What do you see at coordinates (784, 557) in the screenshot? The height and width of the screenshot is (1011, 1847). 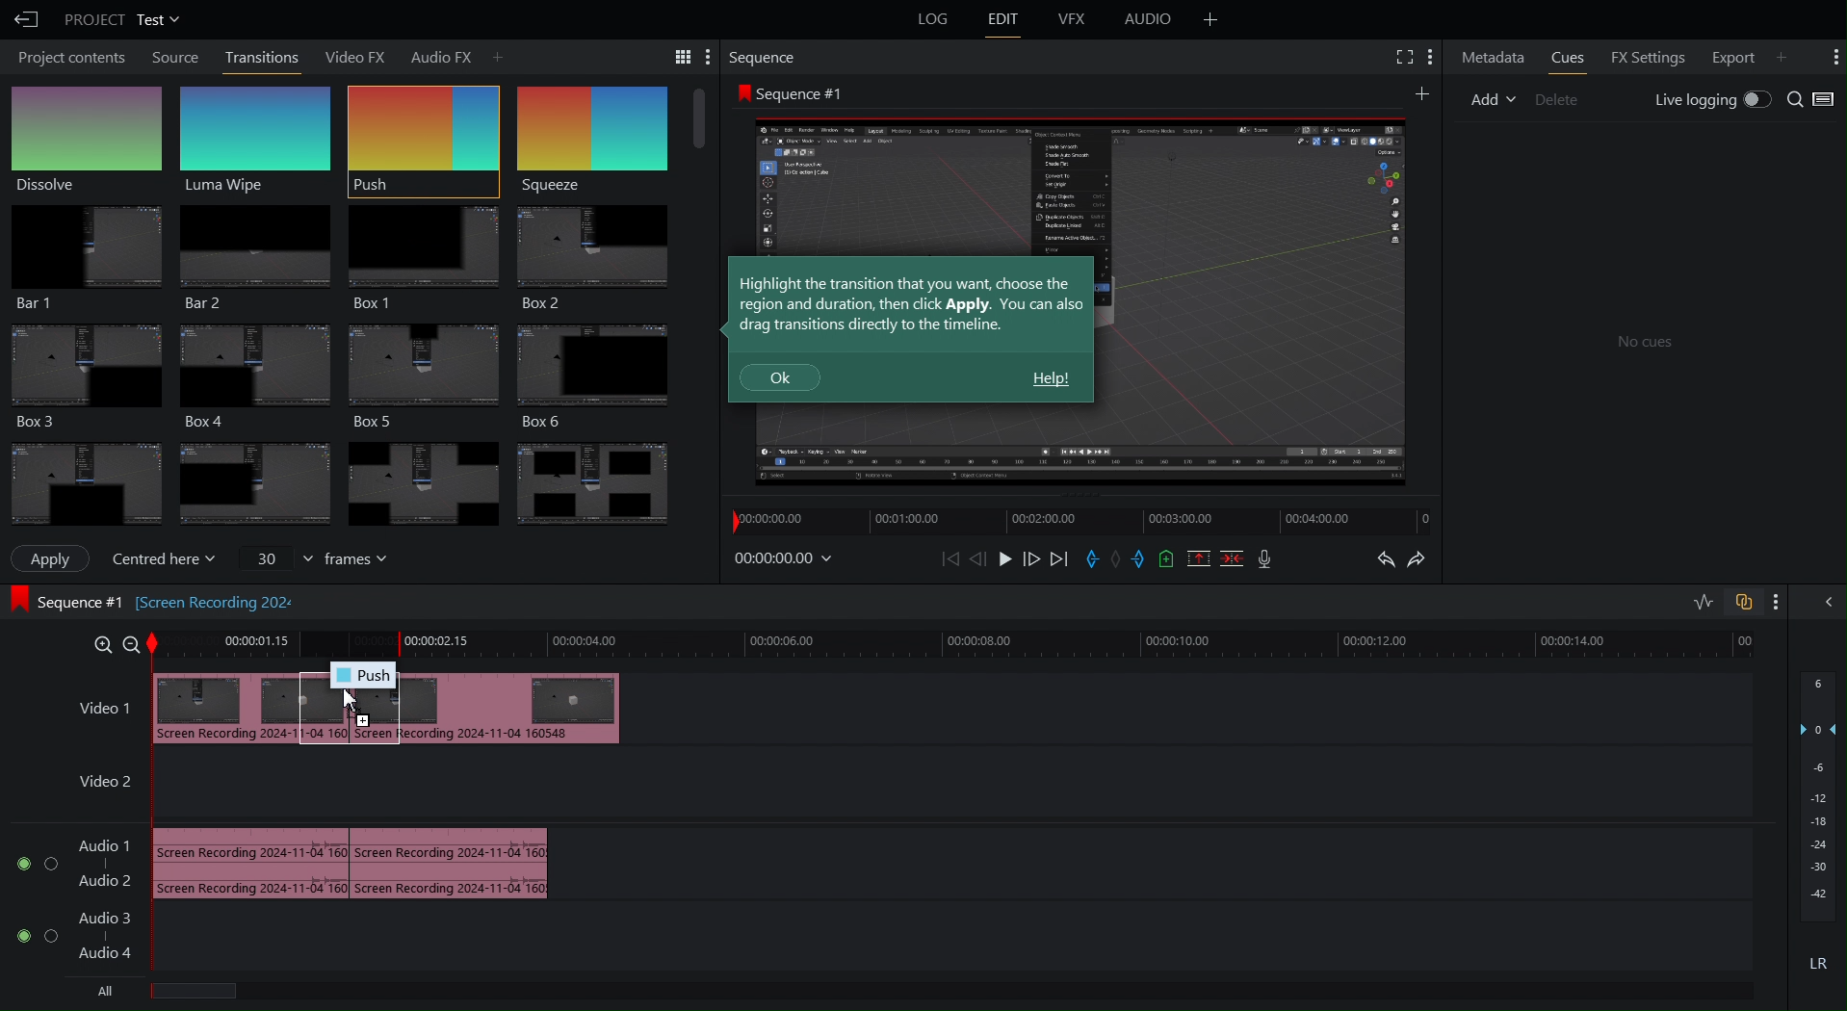 I see `Timestamp` at bounding box center [784, 557].